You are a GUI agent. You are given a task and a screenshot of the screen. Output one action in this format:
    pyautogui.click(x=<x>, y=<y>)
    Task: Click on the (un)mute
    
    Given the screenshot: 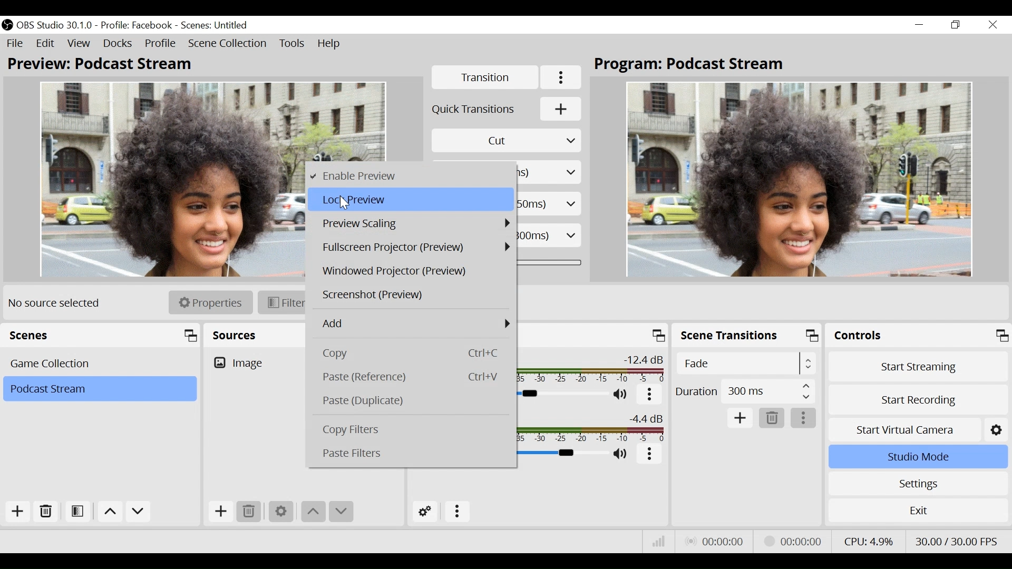 What is the action you would take?
    pyautogui.click(x=621, y=395)
    